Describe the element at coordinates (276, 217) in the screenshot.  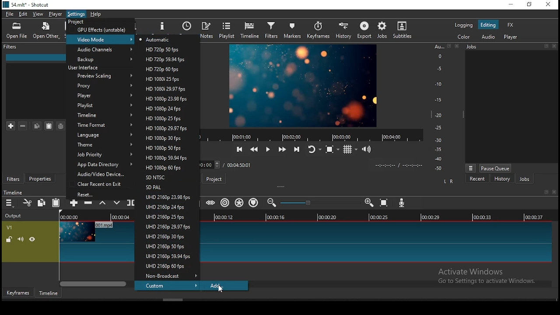
I see `00:00:16` at that location.